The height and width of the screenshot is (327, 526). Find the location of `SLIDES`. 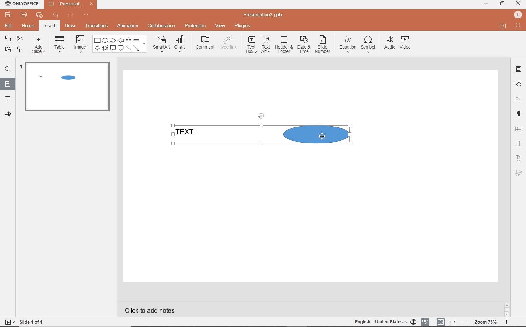

SLIDES is located at coordinates (8, 83).